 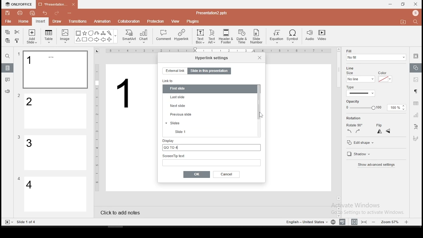 What do you see at coordinates (18, 41) in the screenshot?
I see `clone formatting` at bounding box center [18, 41].